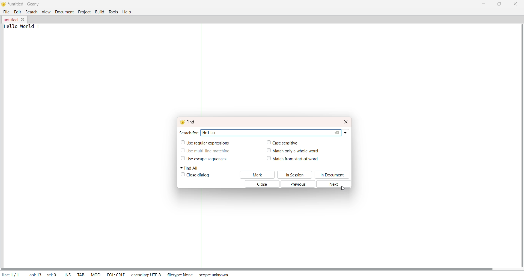  I want to click on MOD, so click(96, 274).